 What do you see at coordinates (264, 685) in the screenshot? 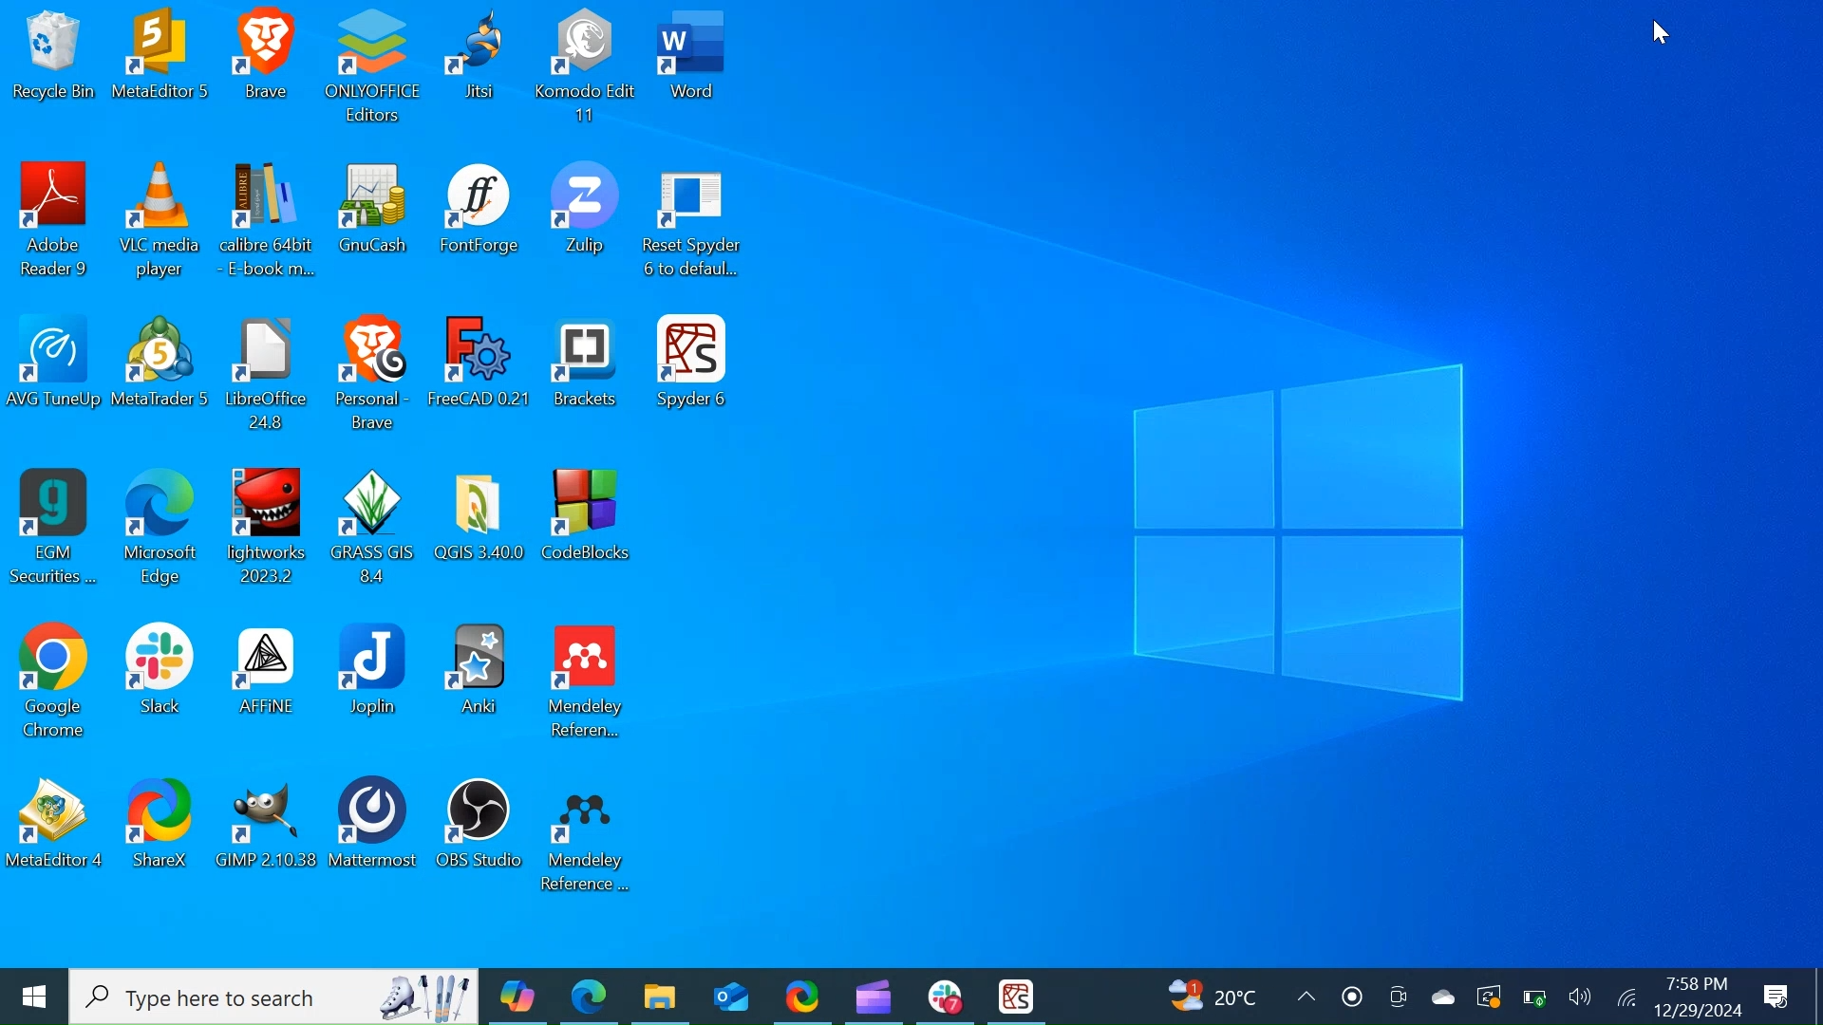
I see `Affine Desktop icon` at bounding box center [264, 685].